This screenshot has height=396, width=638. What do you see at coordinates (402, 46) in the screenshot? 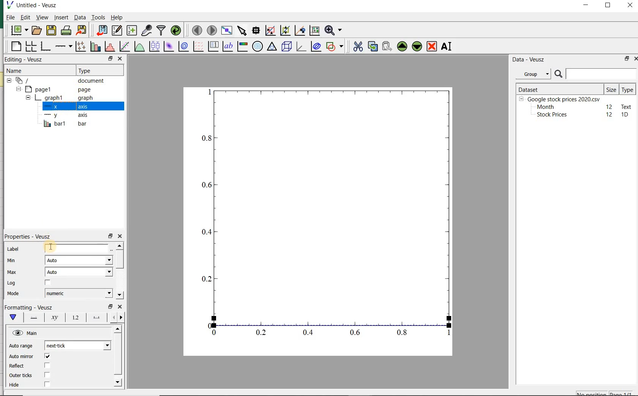
I see `move the selected widget up` at bounding box center [402, 46].